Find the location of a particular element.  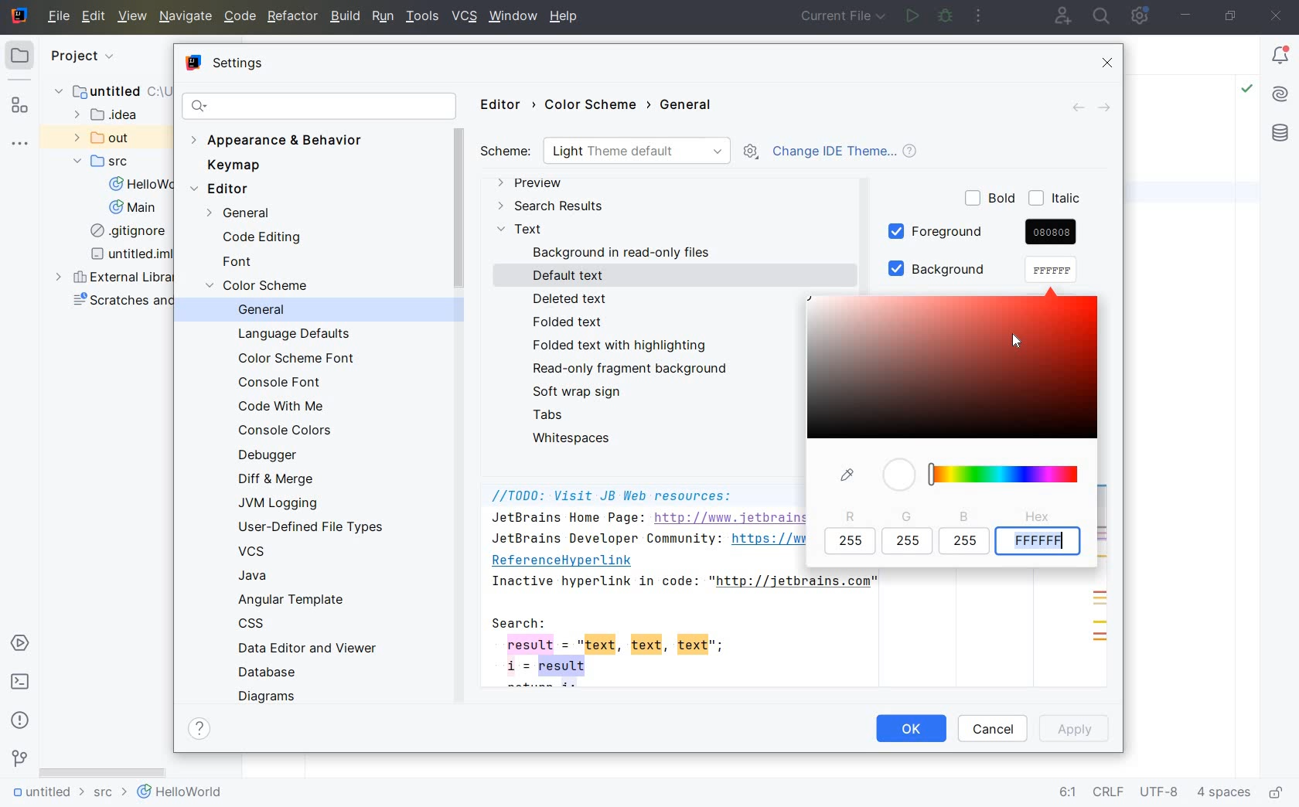

untitled is located at coordinates (107, 94).